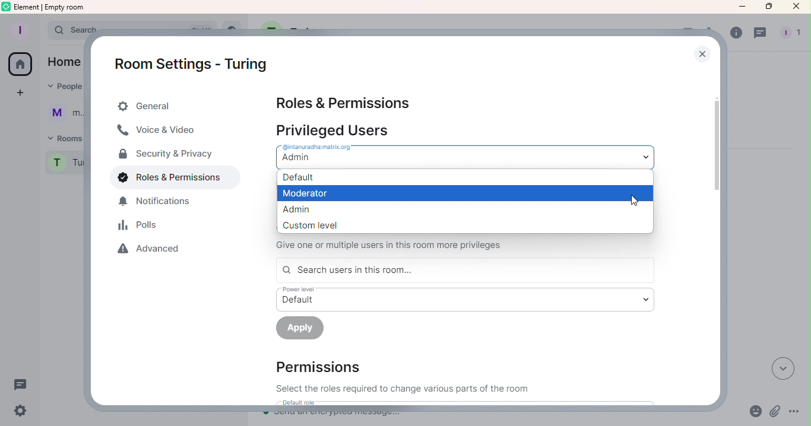 The image size is (811, 426). Describe the element at coordinates (66, 62) in the screenshot. I see `home` at that location.